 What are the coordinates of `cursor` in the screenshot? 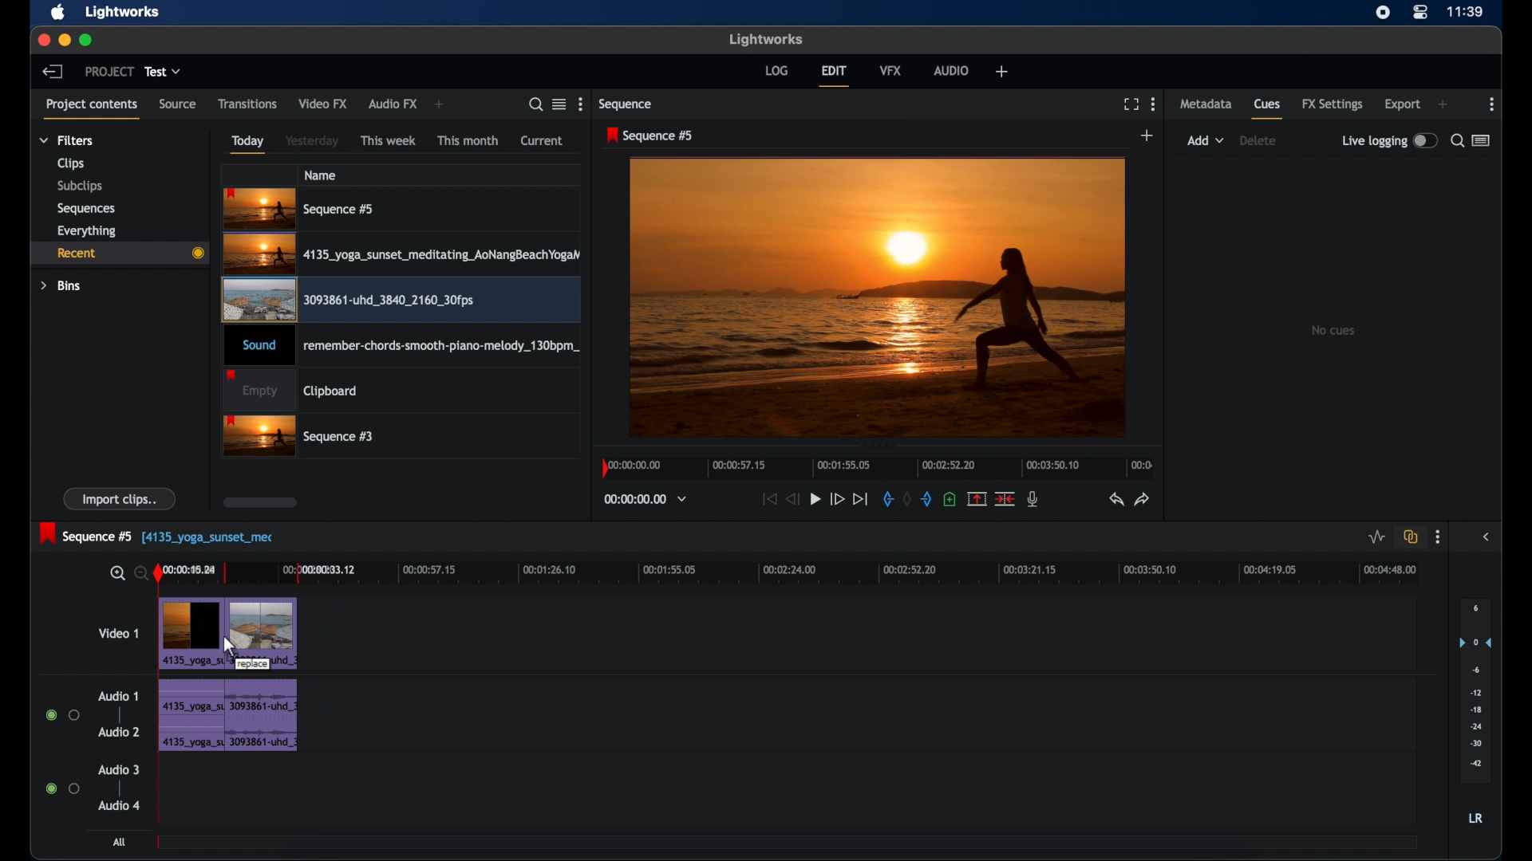 It's located at (231, 647).